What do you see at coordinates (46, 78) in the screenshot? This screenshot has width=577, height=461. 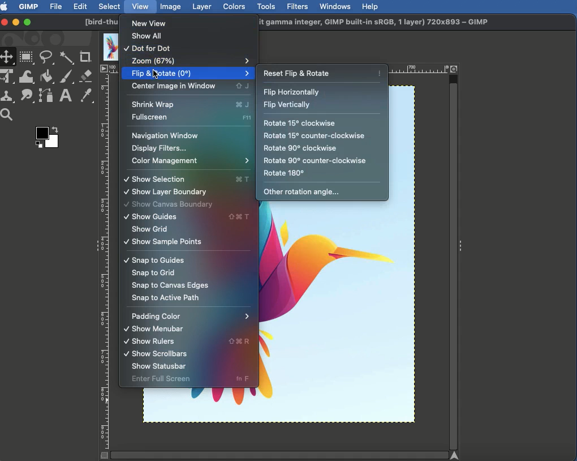 I see `Fill color` at bounding box center [46, 78].